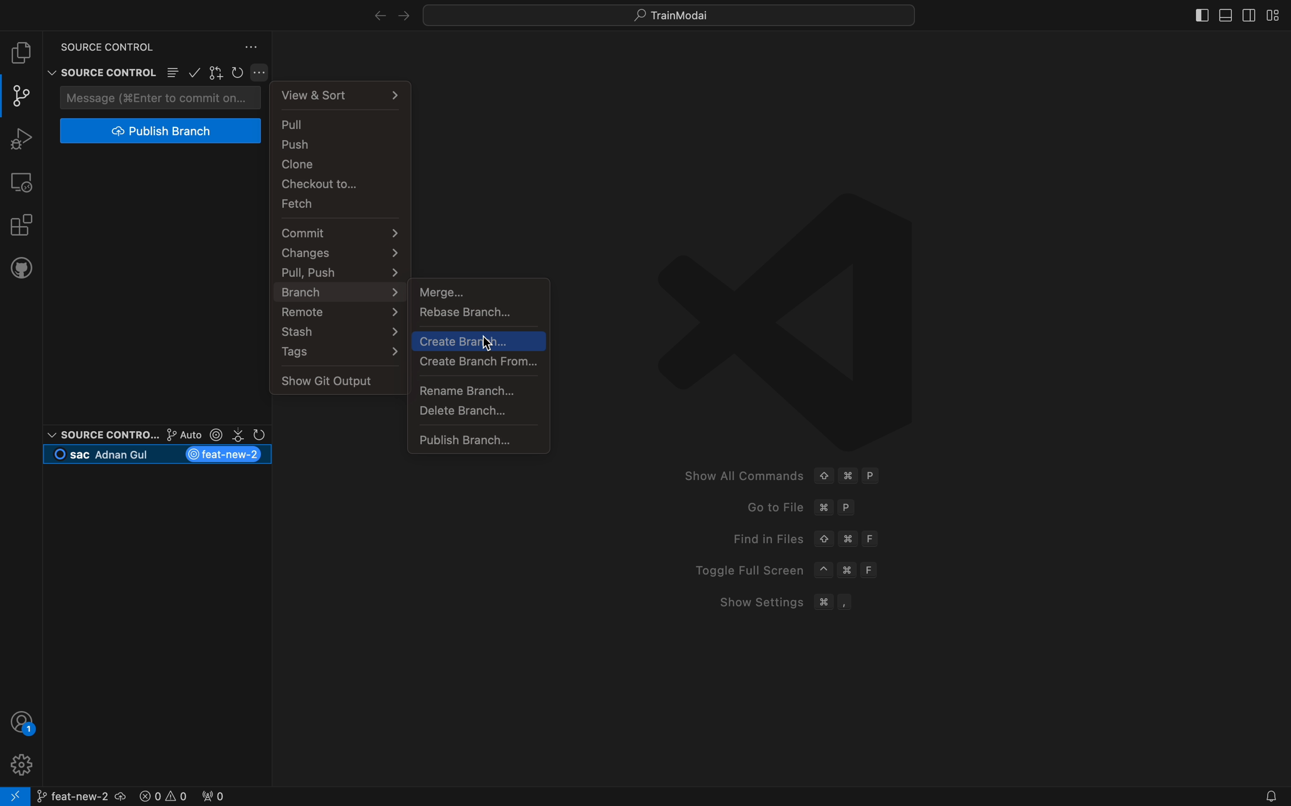  What do you see at coordinates (239, 73) in the screenshot?
I see `restart` at bounding box center [239, 73].